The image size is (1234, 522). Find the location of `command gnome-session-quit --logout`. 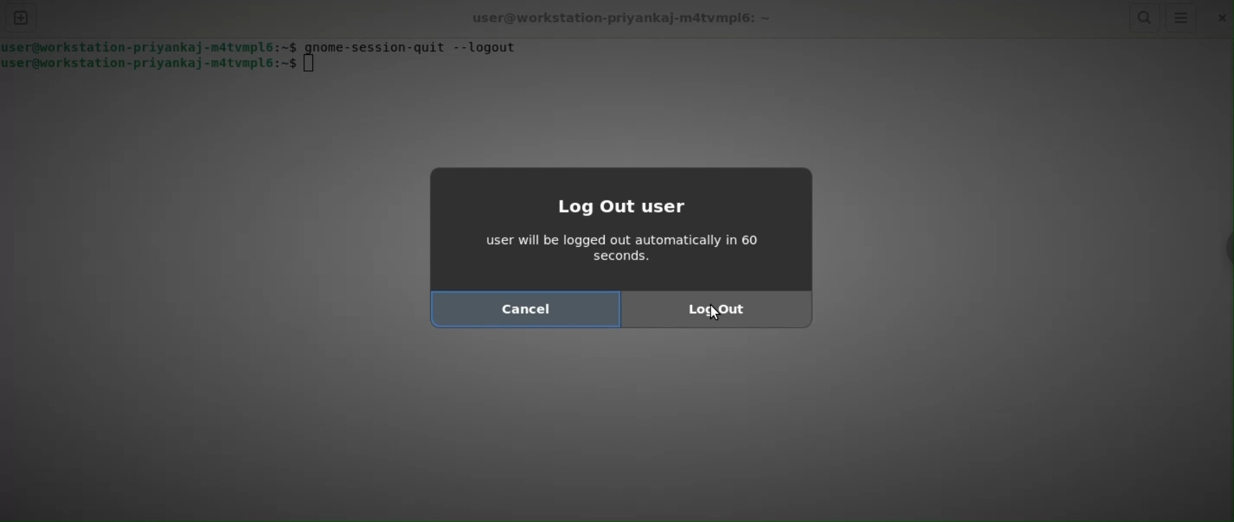

command gnome-session-quit --logout is located at coordinates (415, 48).